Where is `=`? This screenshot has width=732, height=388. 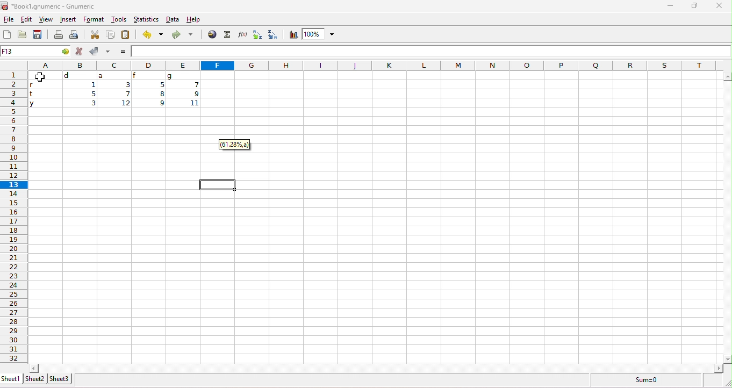 = is located at coordinates (124, 52).